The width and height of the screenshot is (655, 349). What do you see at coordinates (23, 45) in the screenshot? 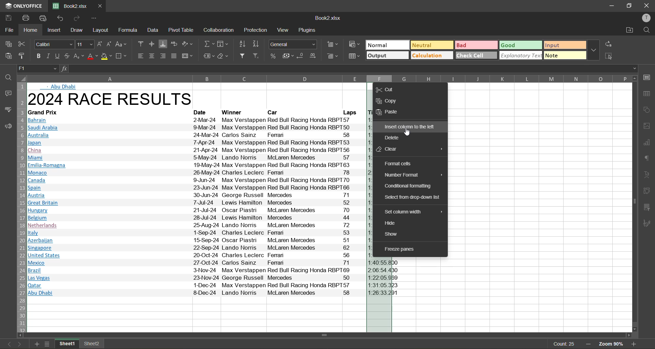
I see `cut` at bounding box center [23, 45].